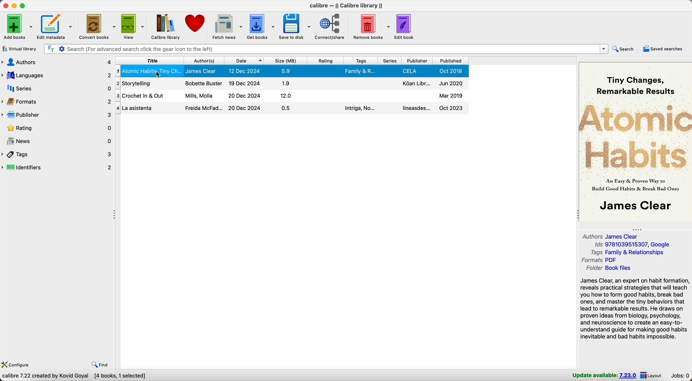 The width and height of the screenshot is (692, 381). I want to click on saved searches, so click(663, 48).